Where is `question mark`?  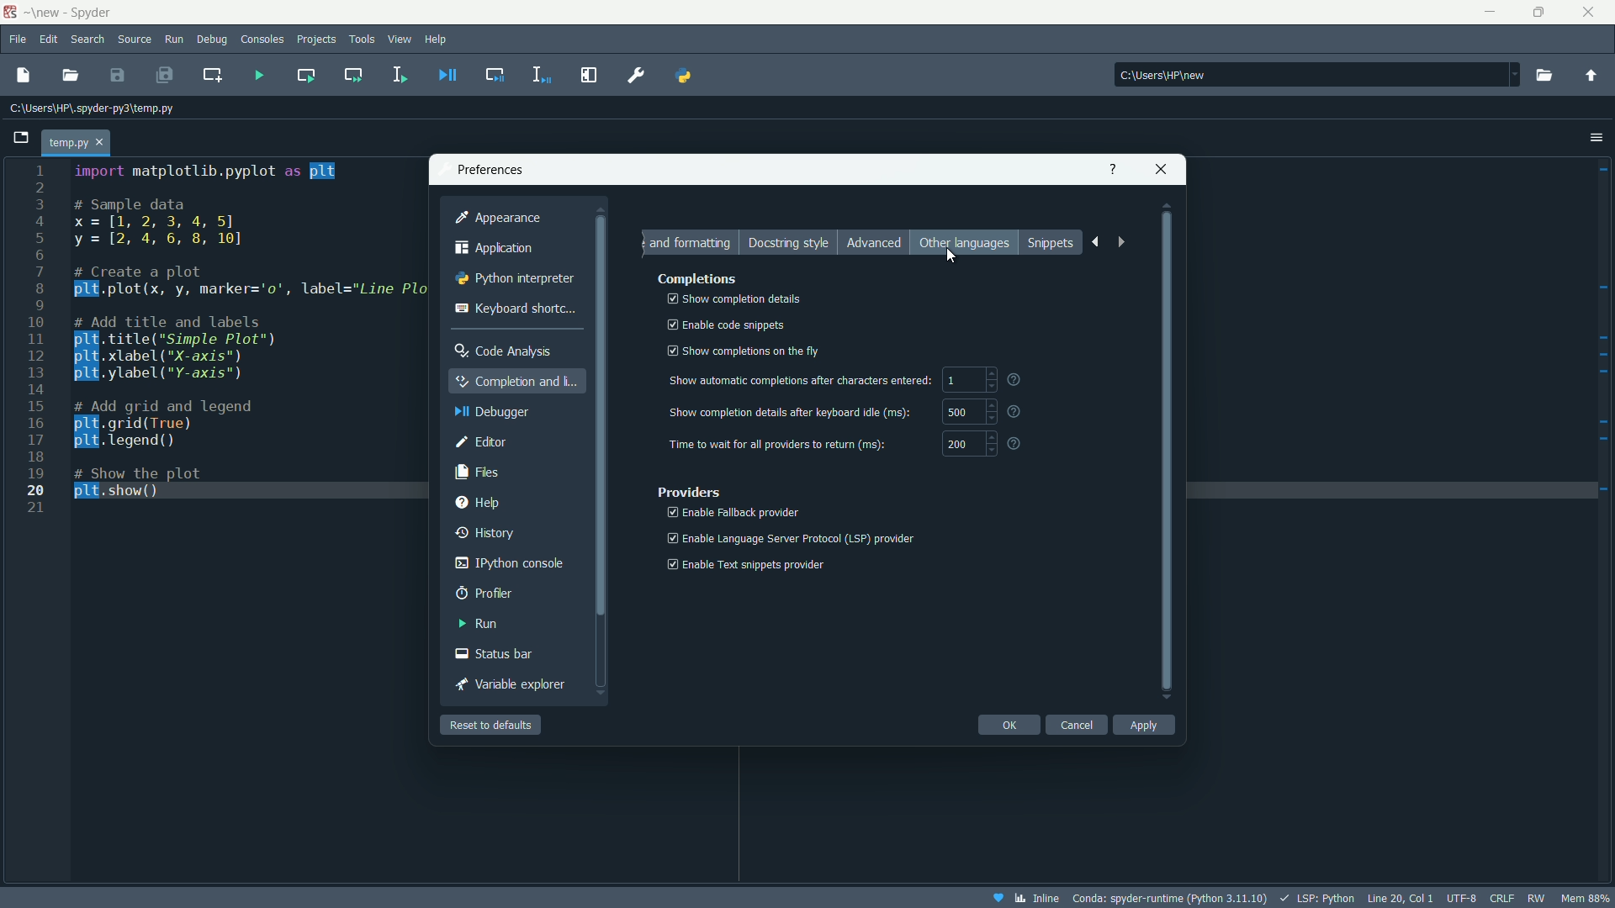 question mark is located at coordinates (1017, 444).